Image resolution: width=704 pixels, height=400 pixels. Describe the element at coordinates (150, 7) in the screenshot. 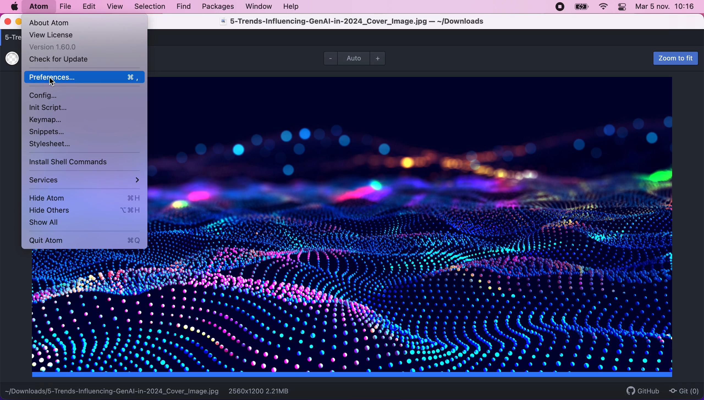

I see `selection` at that location.